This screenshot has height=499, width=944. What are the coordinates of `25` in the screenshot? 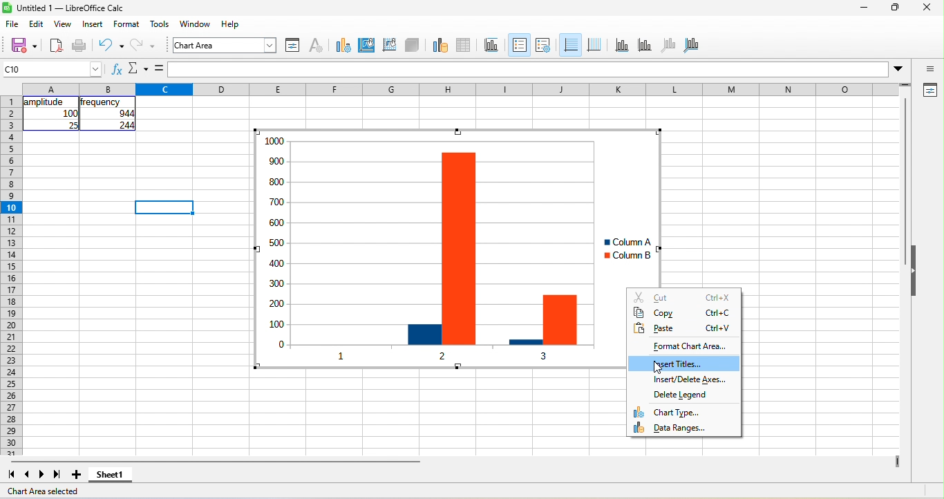 It's located at (73, 125).